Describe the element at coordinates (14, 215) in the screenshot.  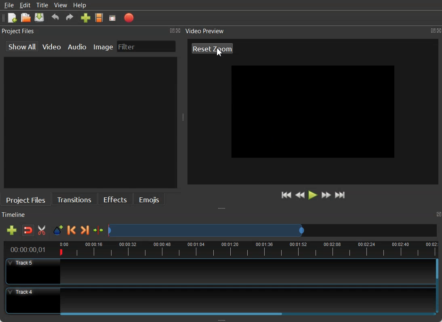
I see `Timeline` at that location.